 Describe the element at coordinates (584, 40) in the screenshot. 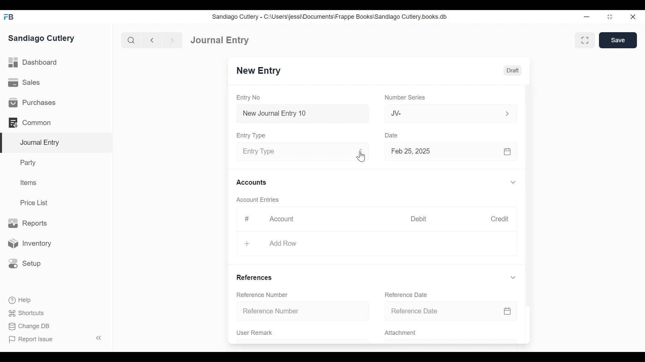

I see `Toggle between form and full width` at that location.